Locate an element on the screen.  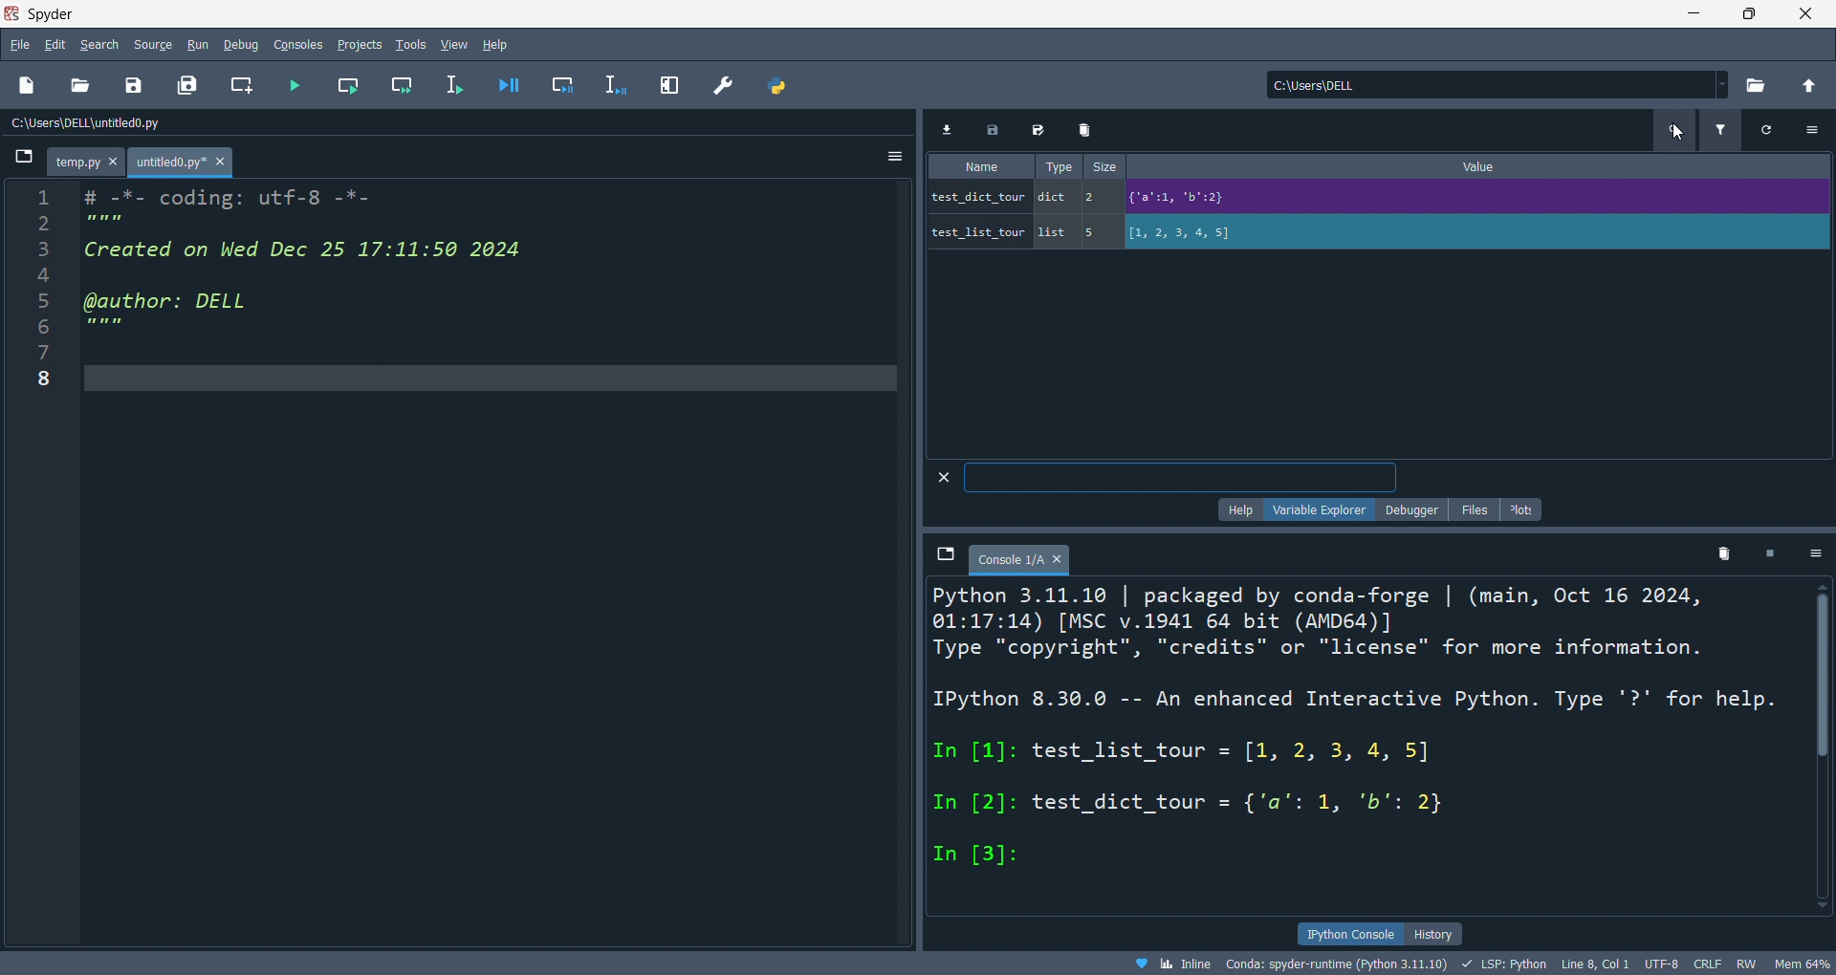
search variables is located at coordinates (1668, 132).